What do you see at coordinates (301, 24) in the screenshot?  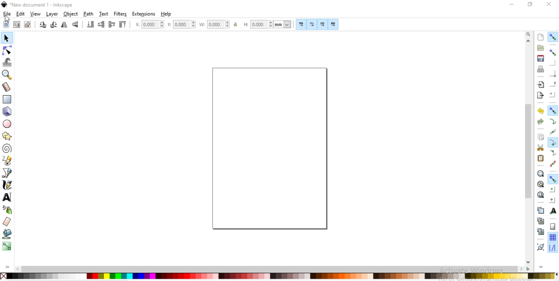 I see `scale stroke width by same proportion` at bounding box center [301, 24].